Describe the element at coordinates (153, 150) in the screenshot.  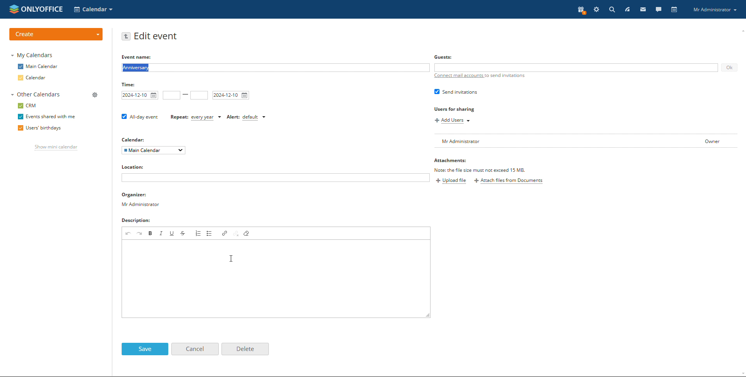
I see `select calendar` at that location.